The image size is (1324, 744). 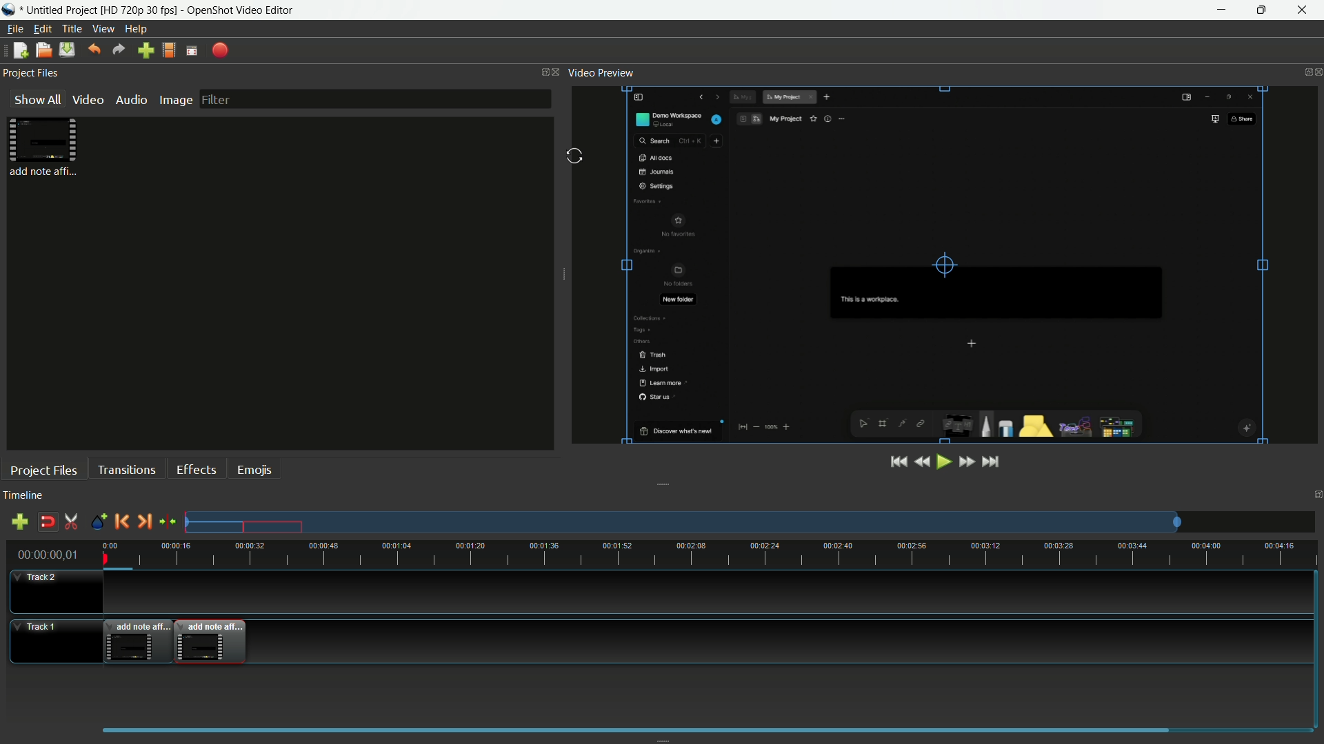 What do you see at coordinates (101, 10) in the screenshot?
I see `project name` at bounding box center [101, 10].